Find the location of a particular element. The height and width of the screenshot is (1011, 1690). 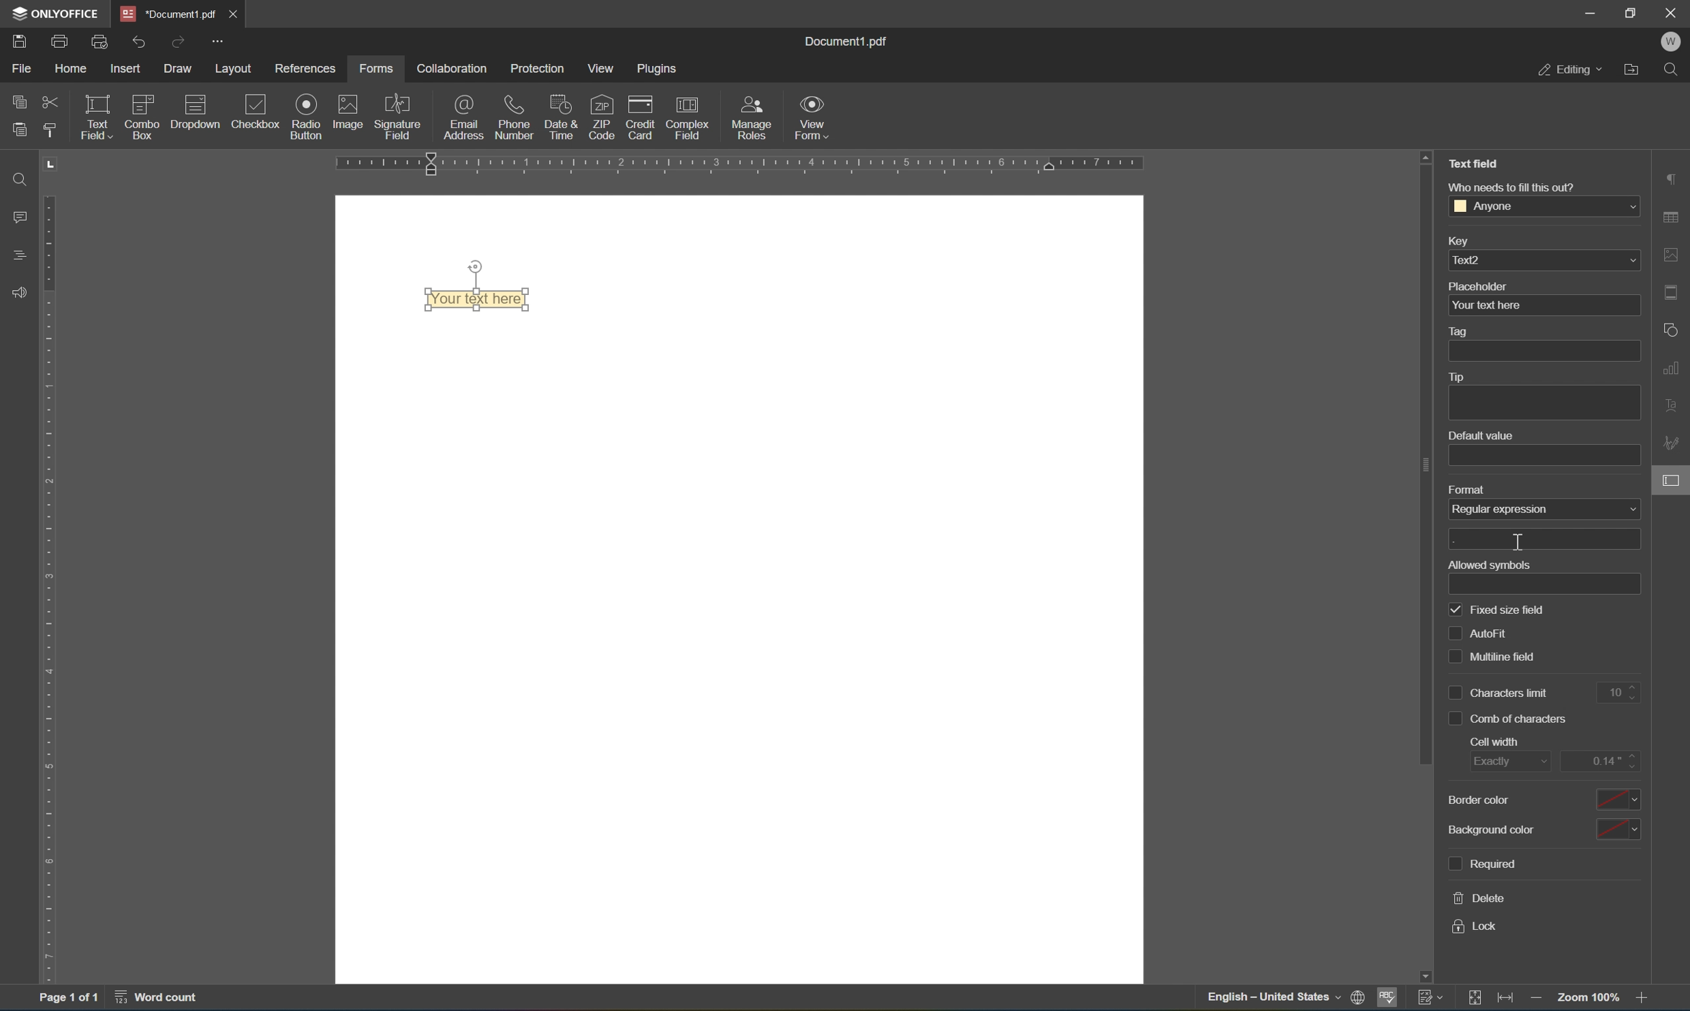

print preview is located at coordinates (98, 40).